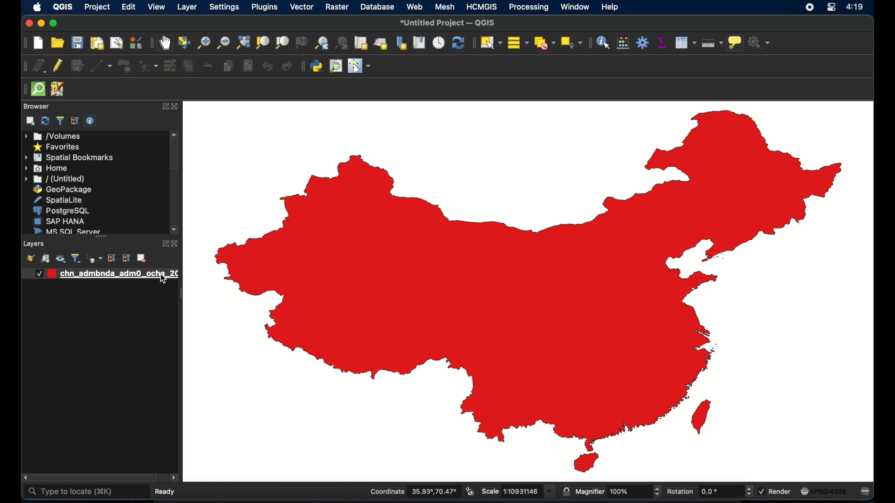 The image size is (895, 503). Describe the element at coordinates (125, 258) in the screenshot. I see `collapse` at that location.